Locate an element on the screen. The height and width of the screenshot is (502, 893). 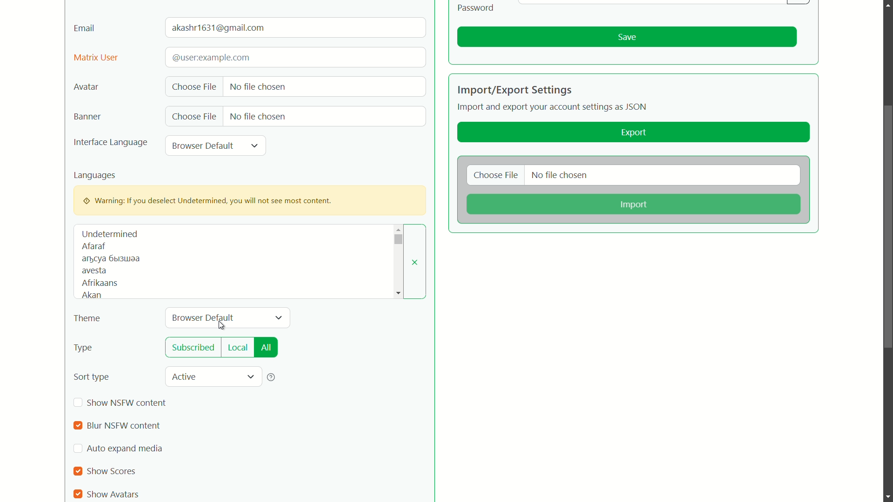
theme is located at coordinates (87, 319).